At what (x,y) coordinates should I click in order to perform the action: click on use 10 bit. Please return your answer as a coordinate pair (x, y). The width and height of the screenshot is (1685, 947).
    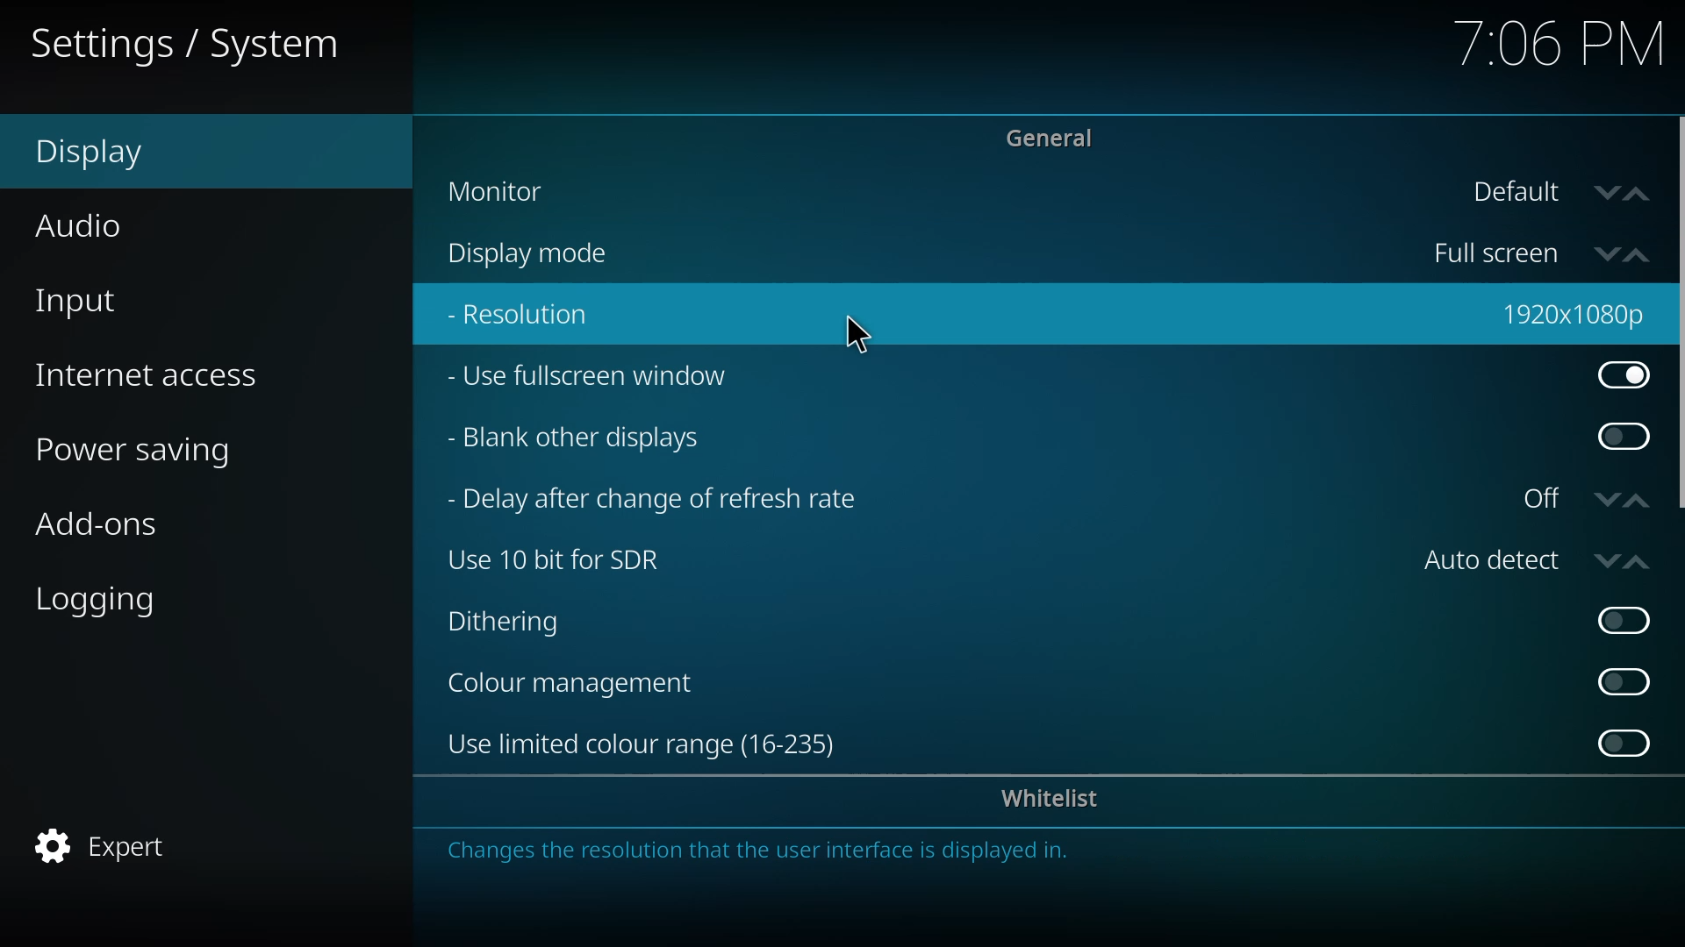
    Looking at the image, I should click on (559, 559).